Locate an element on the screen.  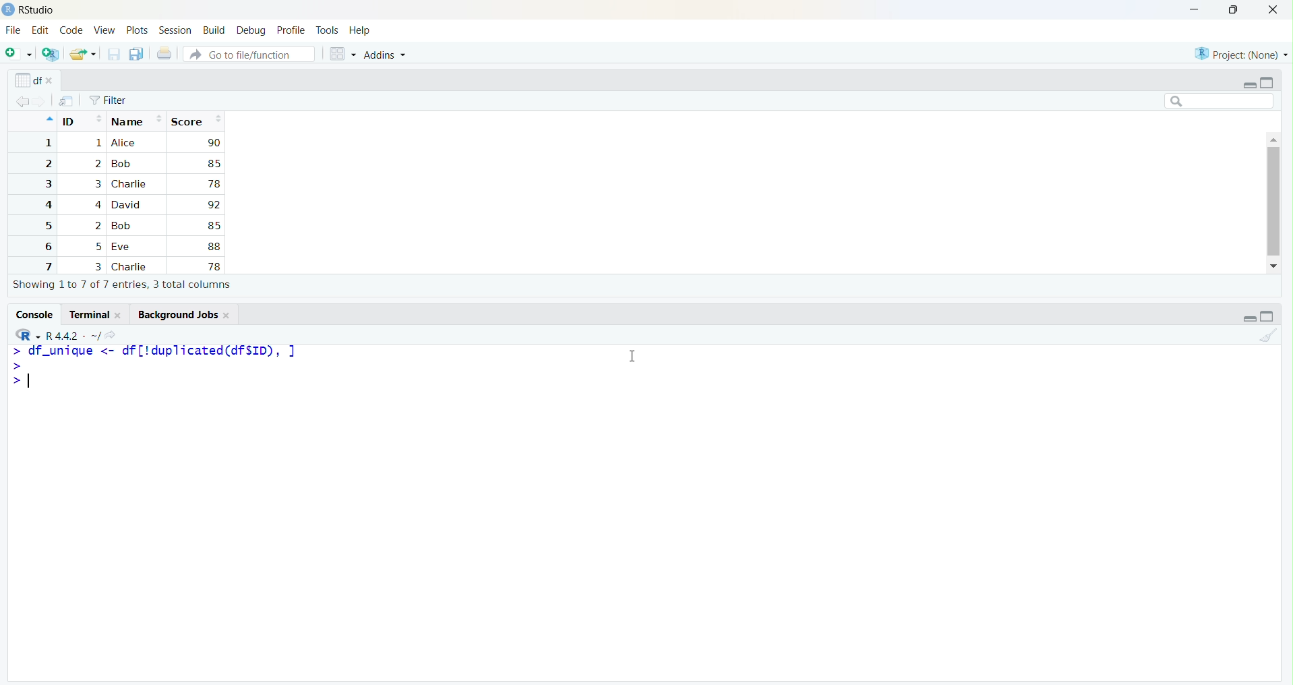
view options is located at coordinates (342, 54).